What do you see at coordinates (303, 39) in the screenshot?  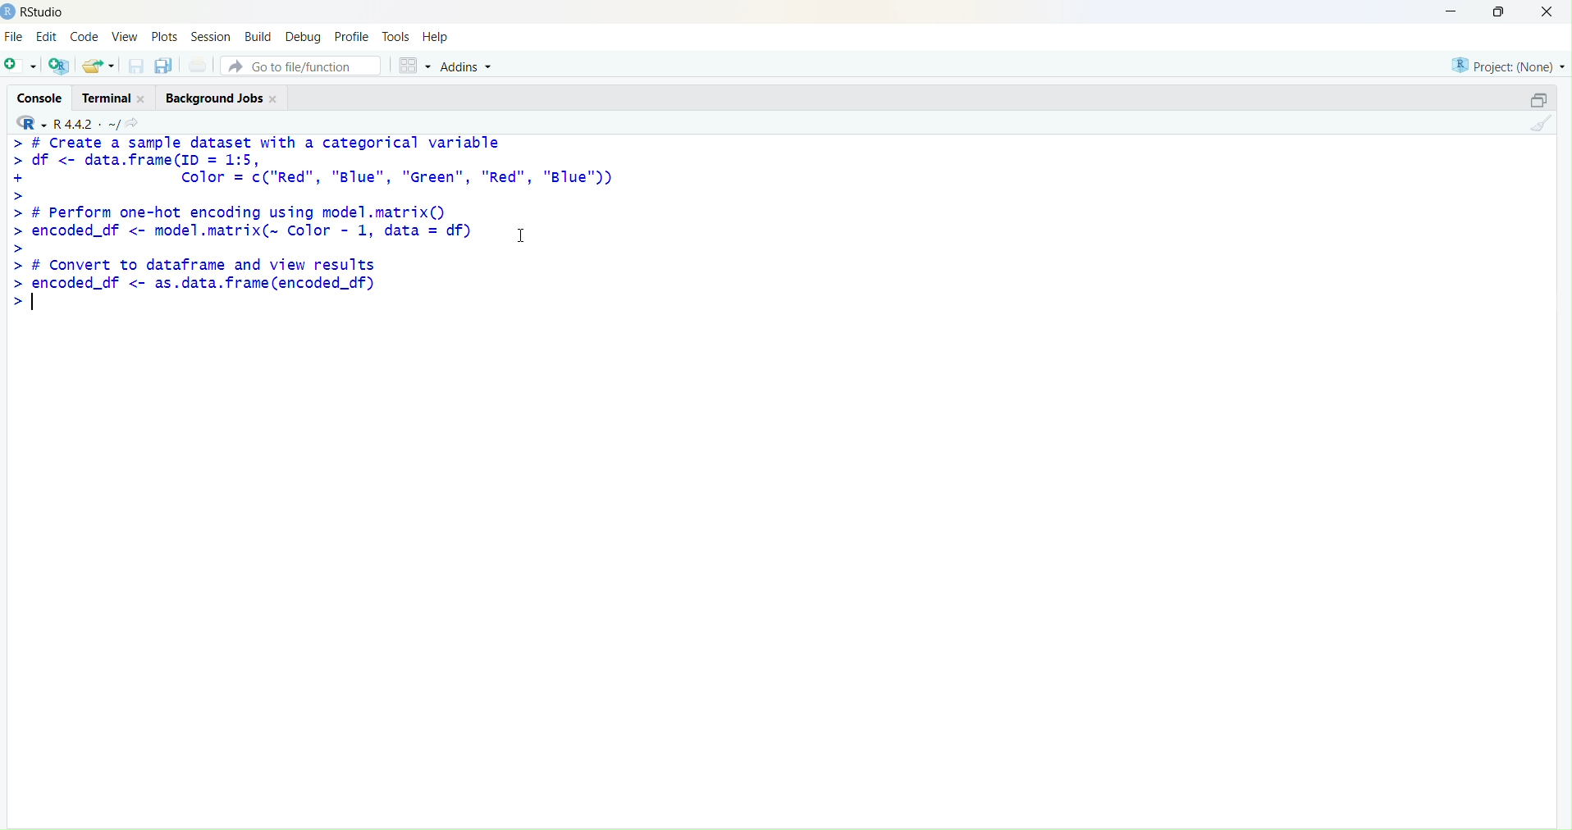 I see `debug` at bounding box center [303, 39].